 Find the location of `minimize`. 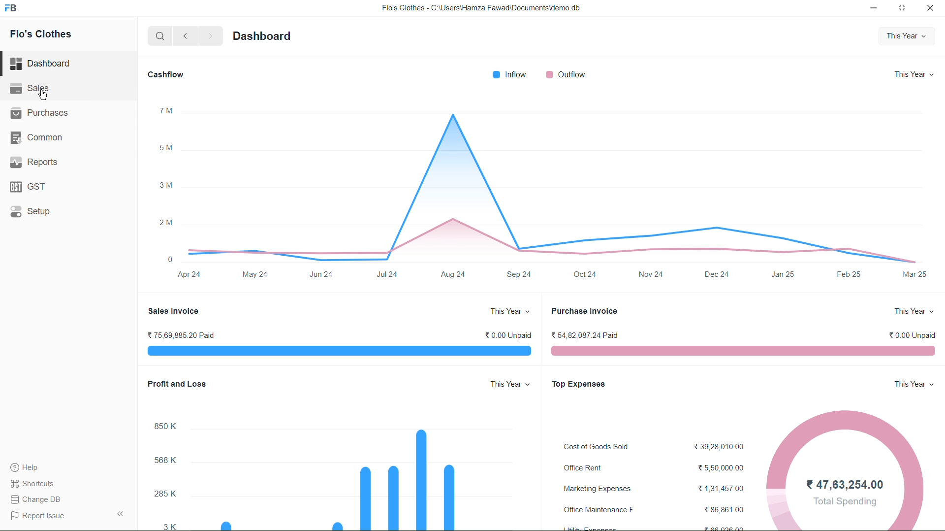

minimize is located at coordinates (871, 9).